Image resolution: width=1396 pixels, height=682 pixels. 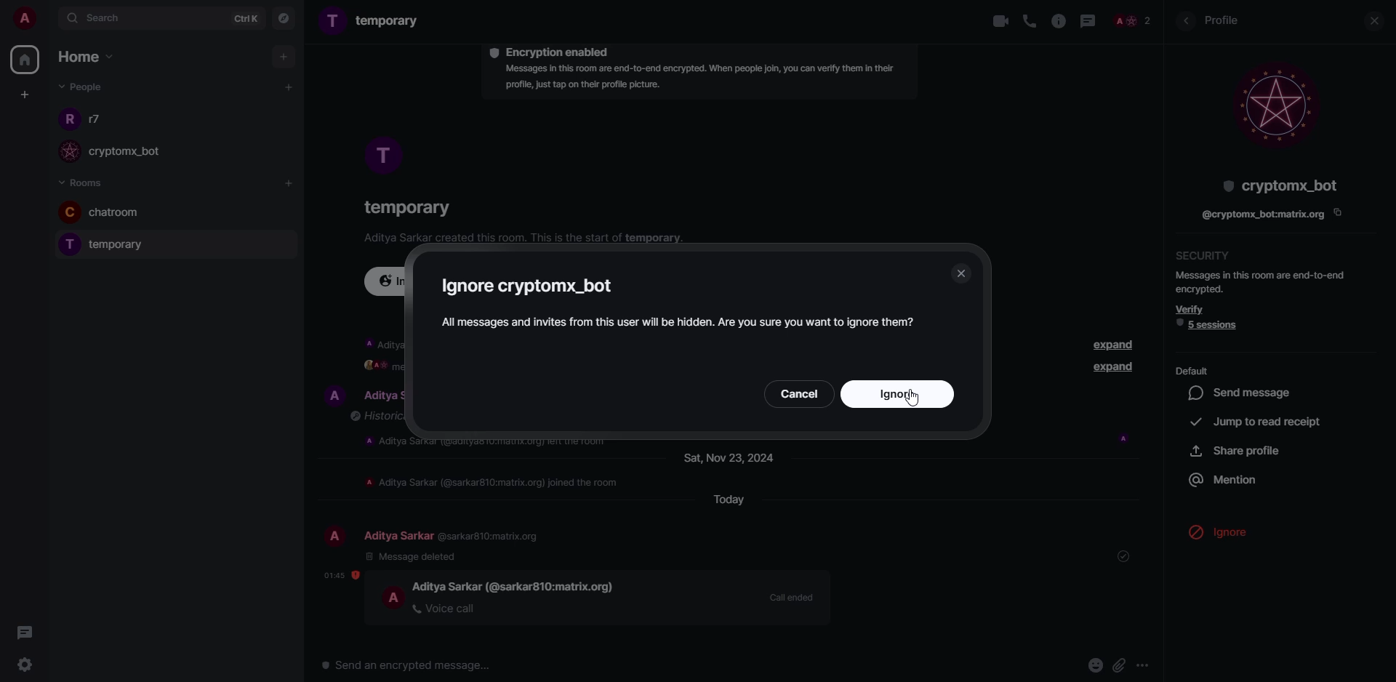 What do you see at coordinates (99, 21) in the screenshot?
I see `search` at bounding box center [99, 21].